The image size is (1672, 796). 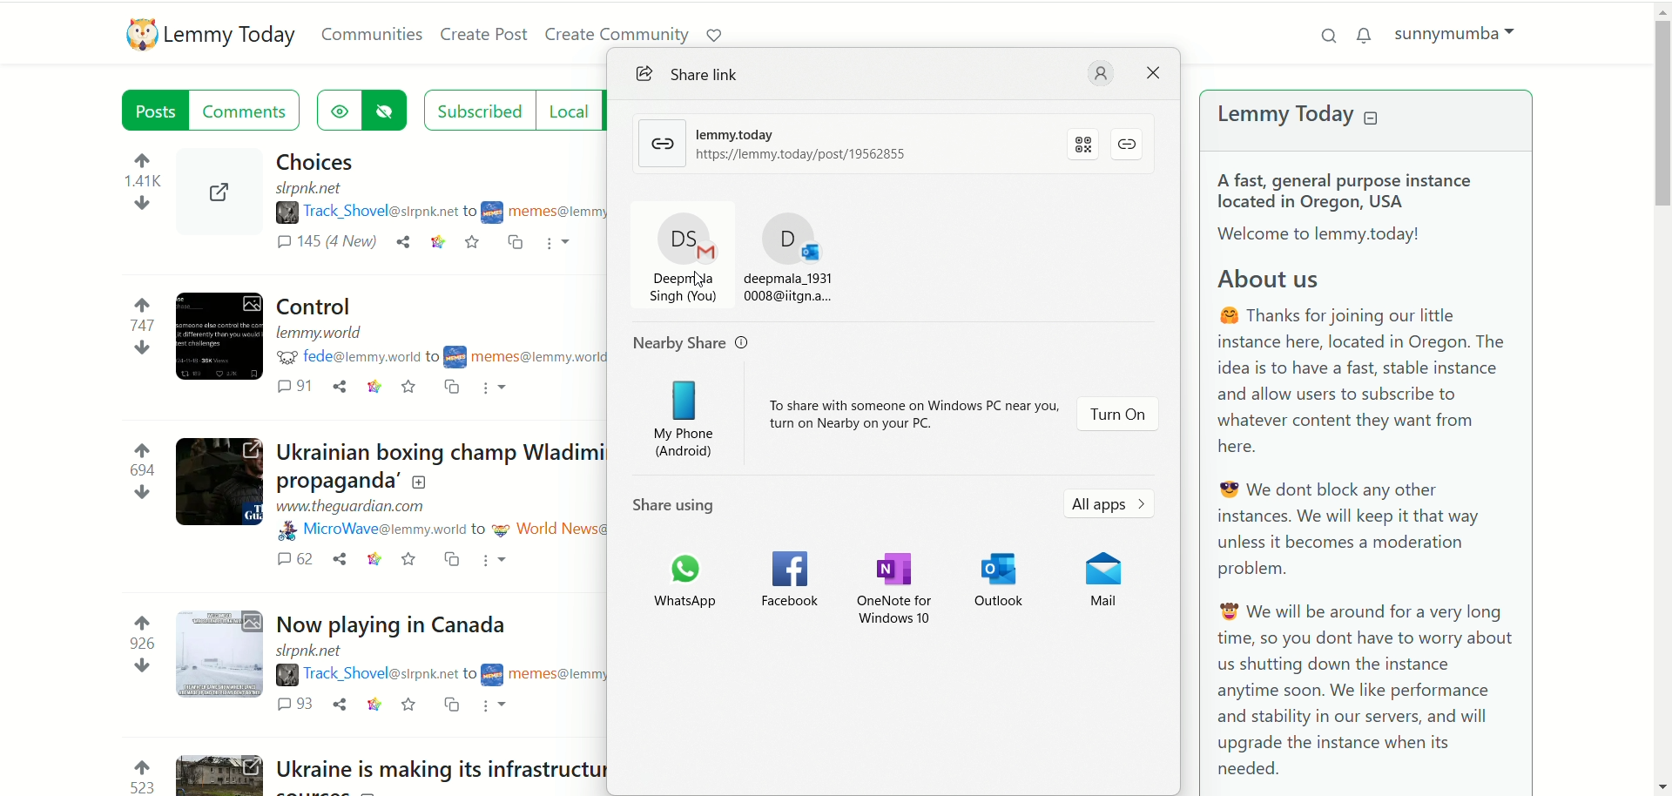 What do you see at coordinates (338, 704) in the screenshot?
I see `share` at bounding box center [338, 704].